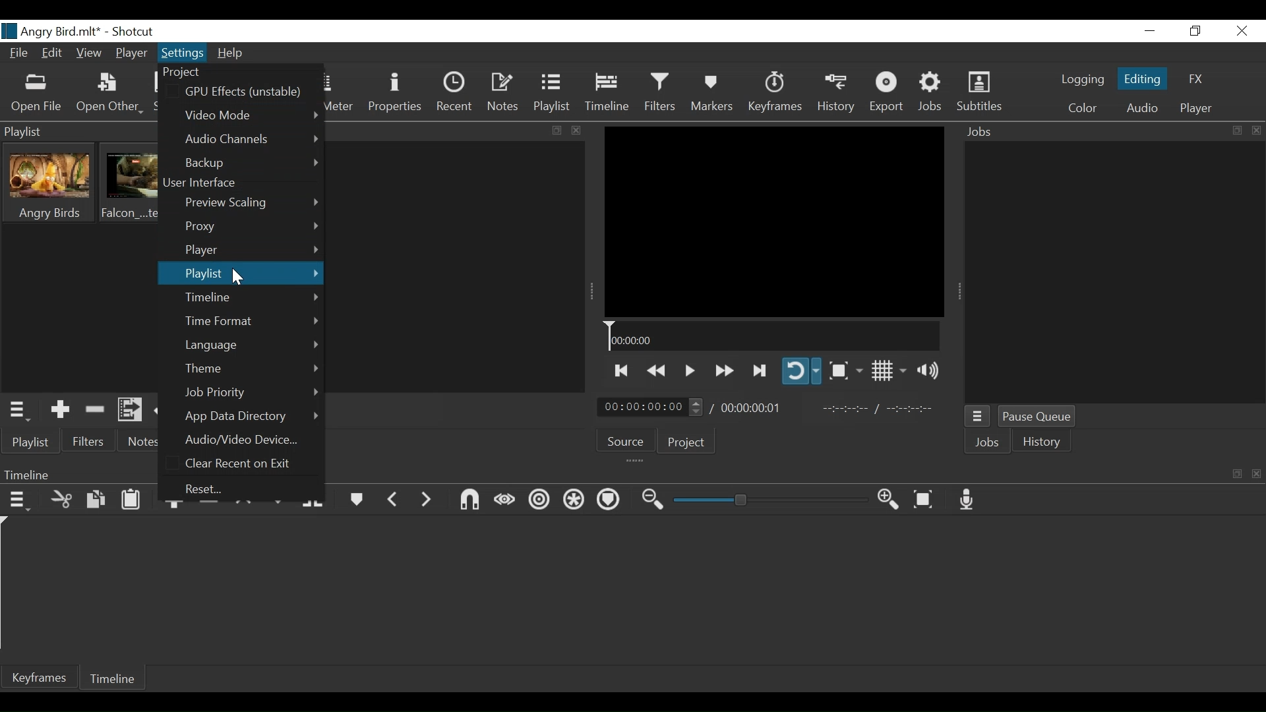 Image resolution: width=1266 pixels, height=712 pixels. I want to click on Ripple , so click(539, 502).